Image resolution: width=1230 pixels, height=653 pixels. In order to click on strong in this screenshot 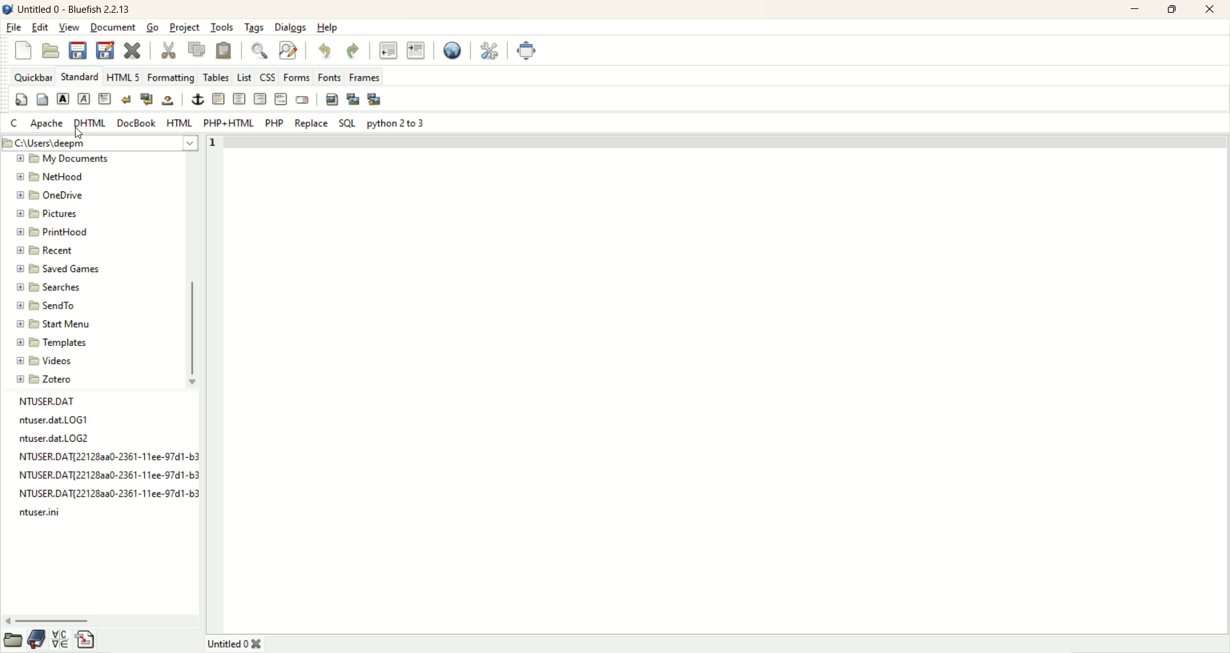, I will do `click(62, 99)`.